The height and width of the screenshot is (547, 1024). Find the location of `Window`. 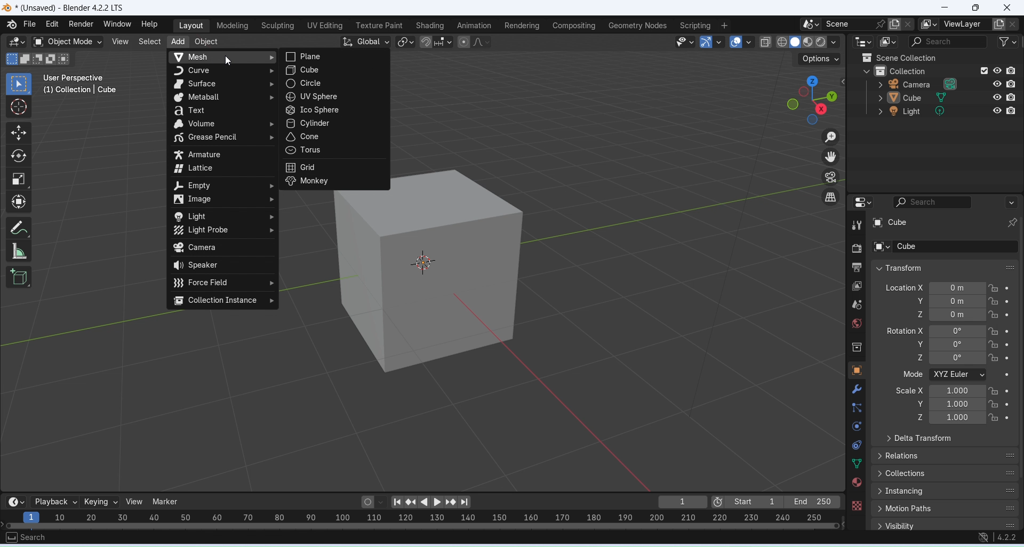

Window is located at coordinates (117, 24).